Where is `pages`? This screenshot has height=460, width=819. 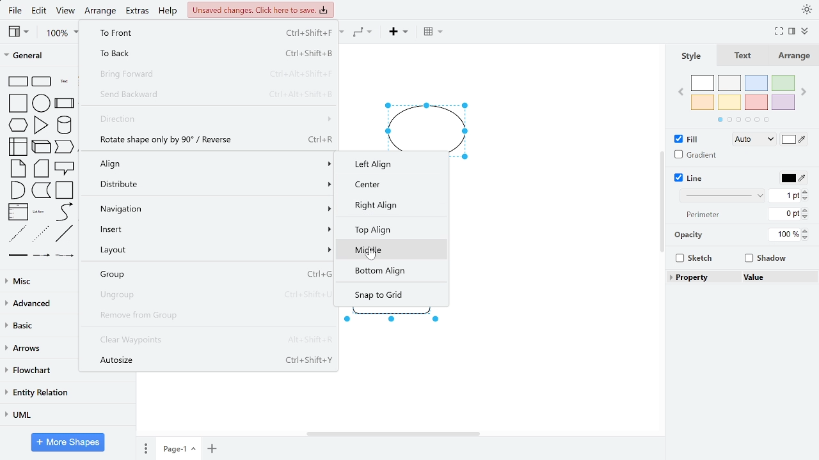
pages is located at coordinates (144, 448).